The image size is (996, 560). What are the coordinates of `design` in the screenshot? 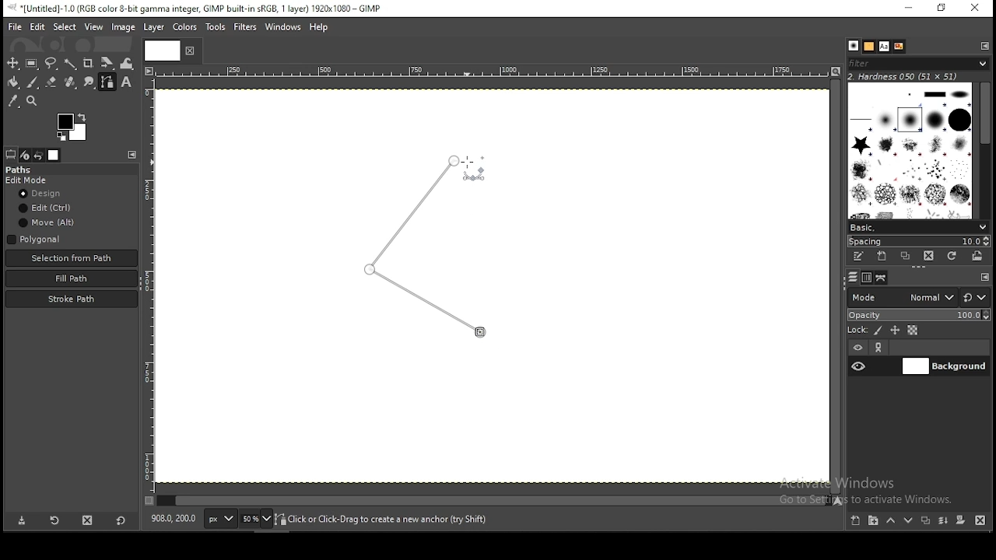 It's located at (44, 193).